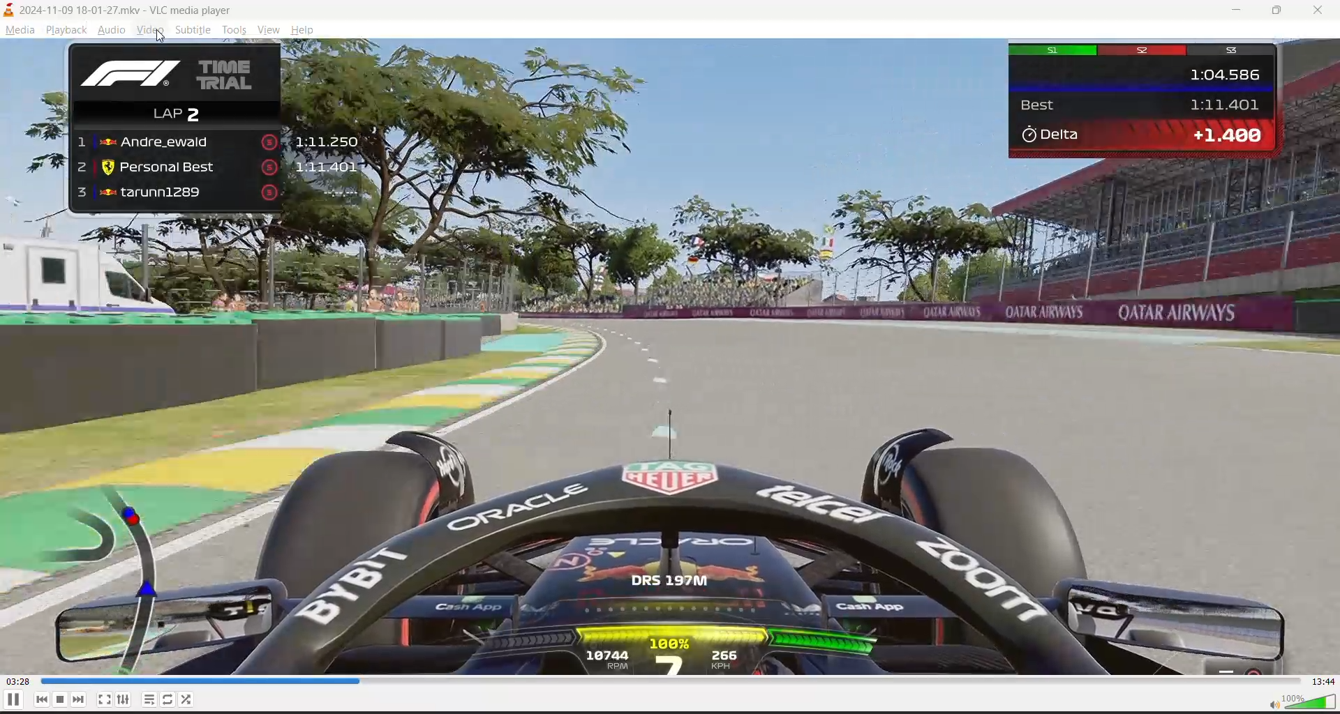 The width and height of the screenshot is (1340, 714). I want to click on view, so click(270, 30).